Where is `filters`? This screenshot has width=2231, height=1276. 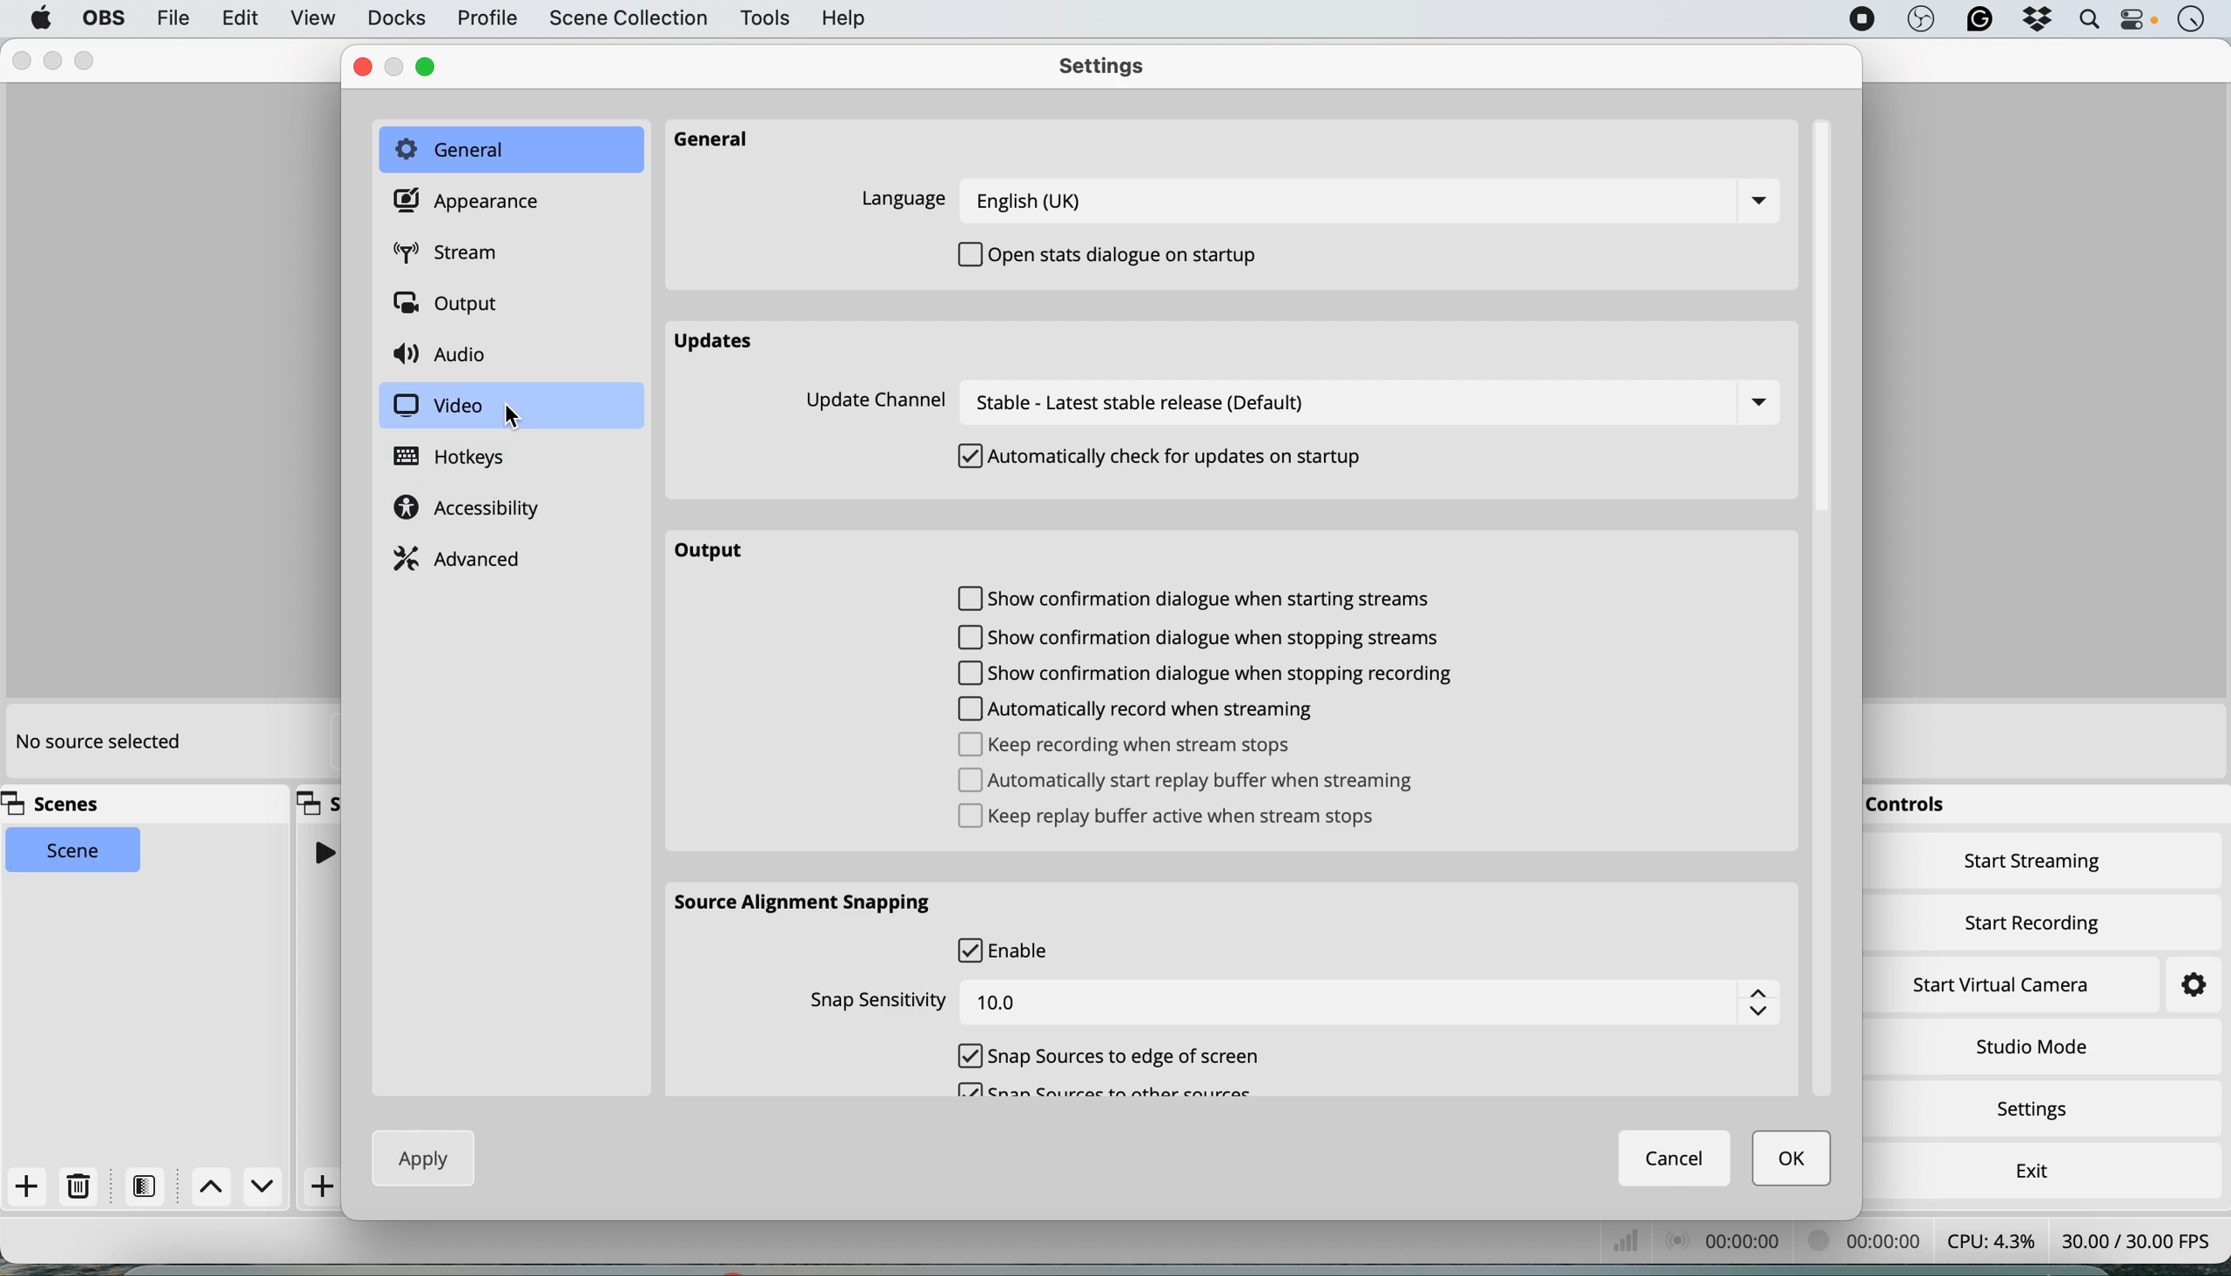 filters is located at coordinates (150, 1186).